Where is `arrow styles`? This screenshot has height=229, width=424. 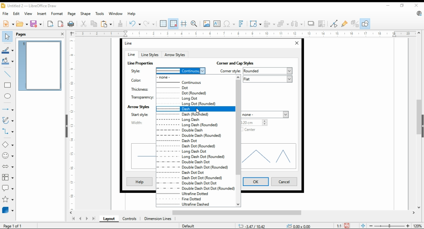 arrow styles is located at coordinates (138, 106).